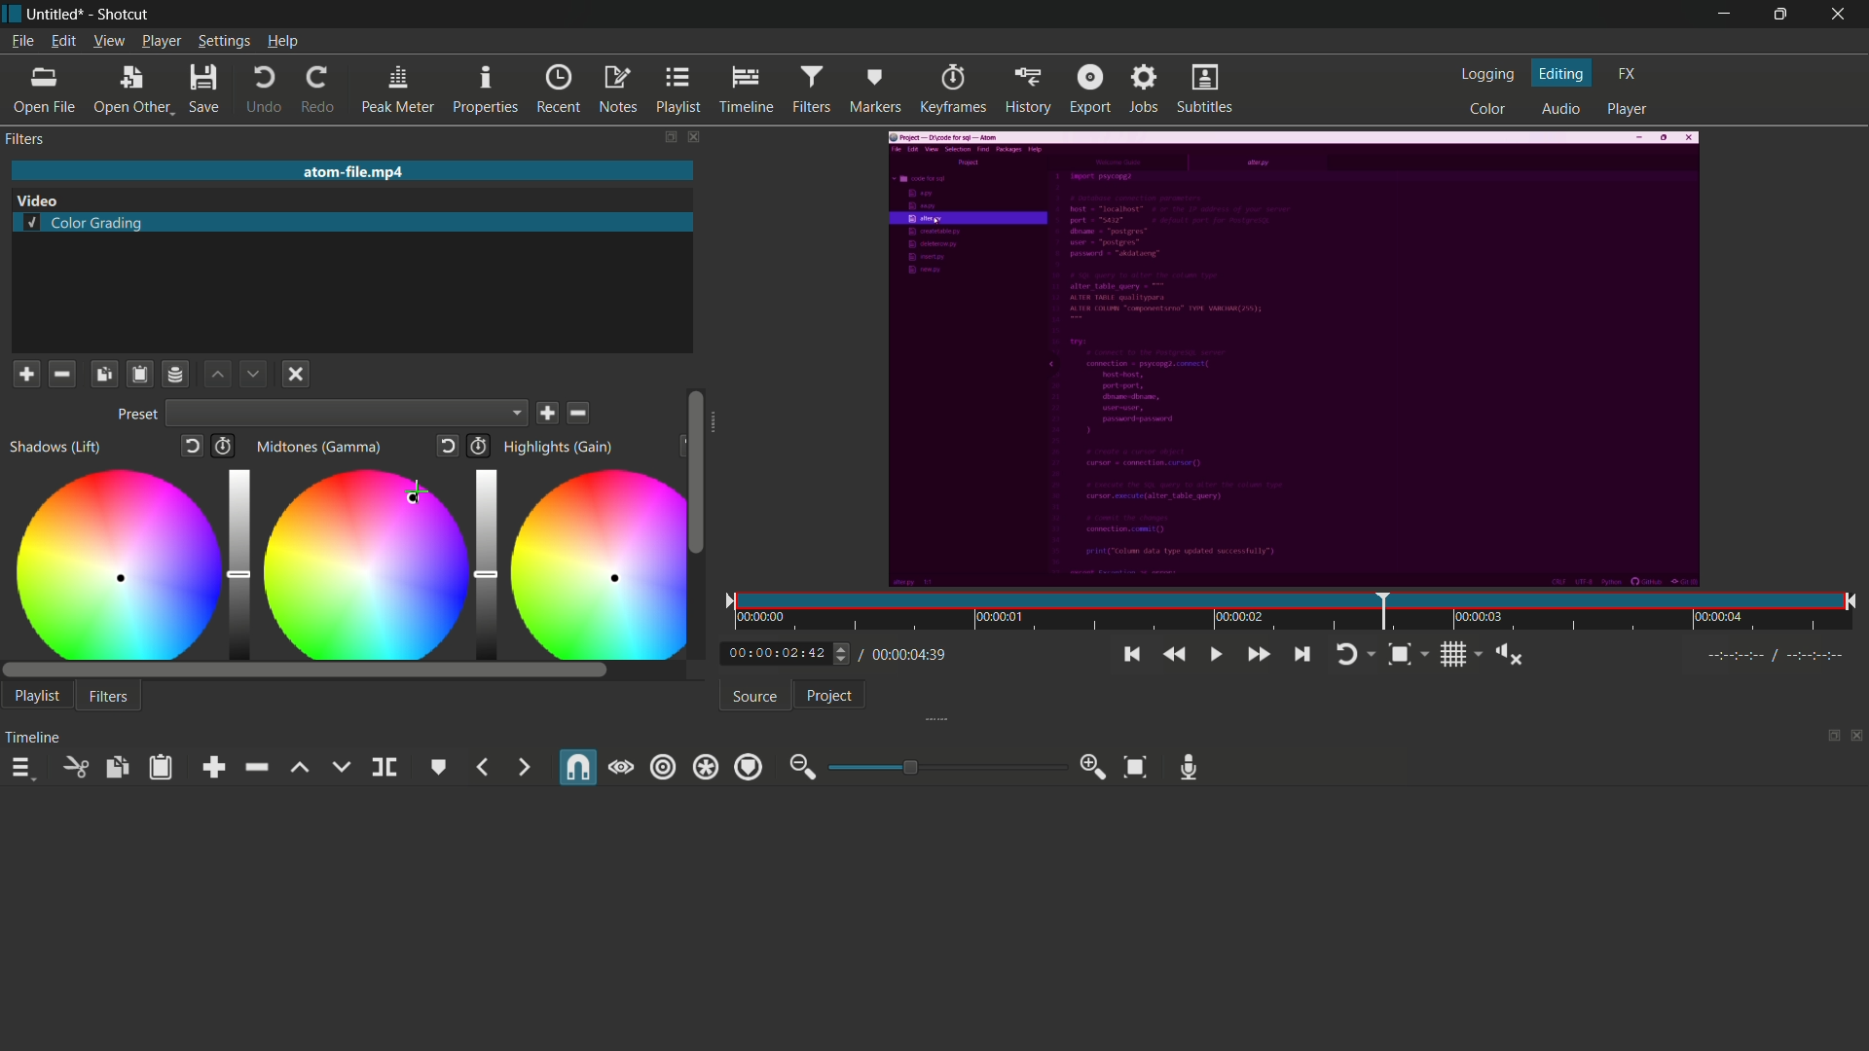  I want to click on Clipboard, so click(138, 374).